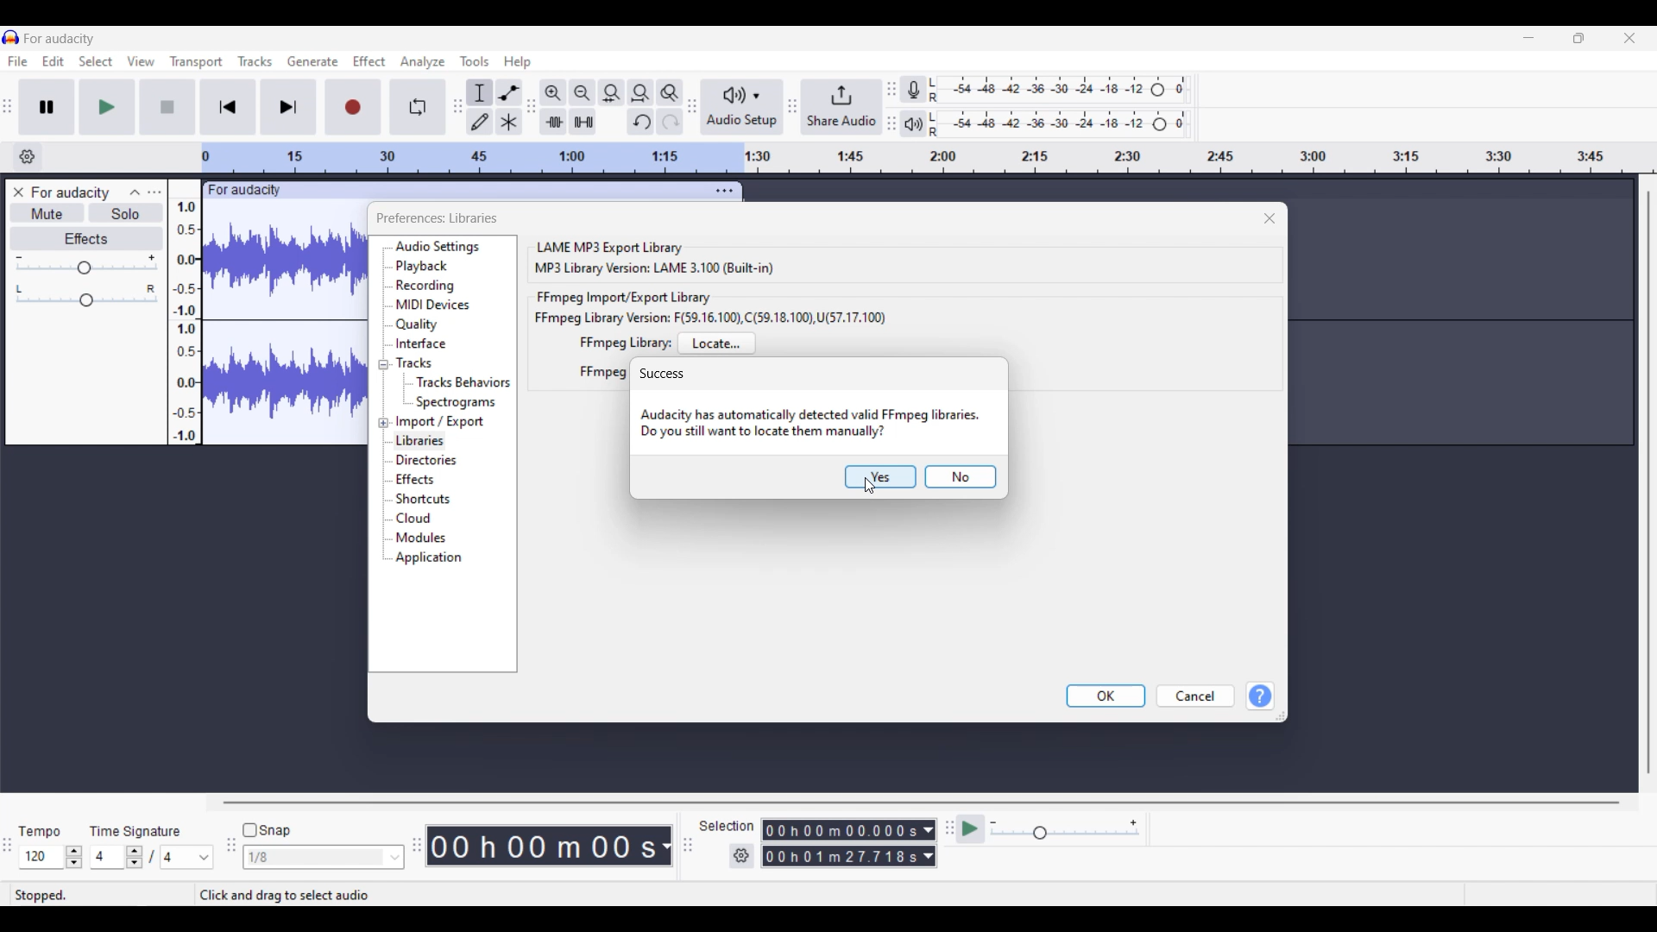 This screenshot has height=932, width=1657. What do you see at coordinates (426, 287) in the screenshot?
I see `Recording` at bounding box center [426, 287].